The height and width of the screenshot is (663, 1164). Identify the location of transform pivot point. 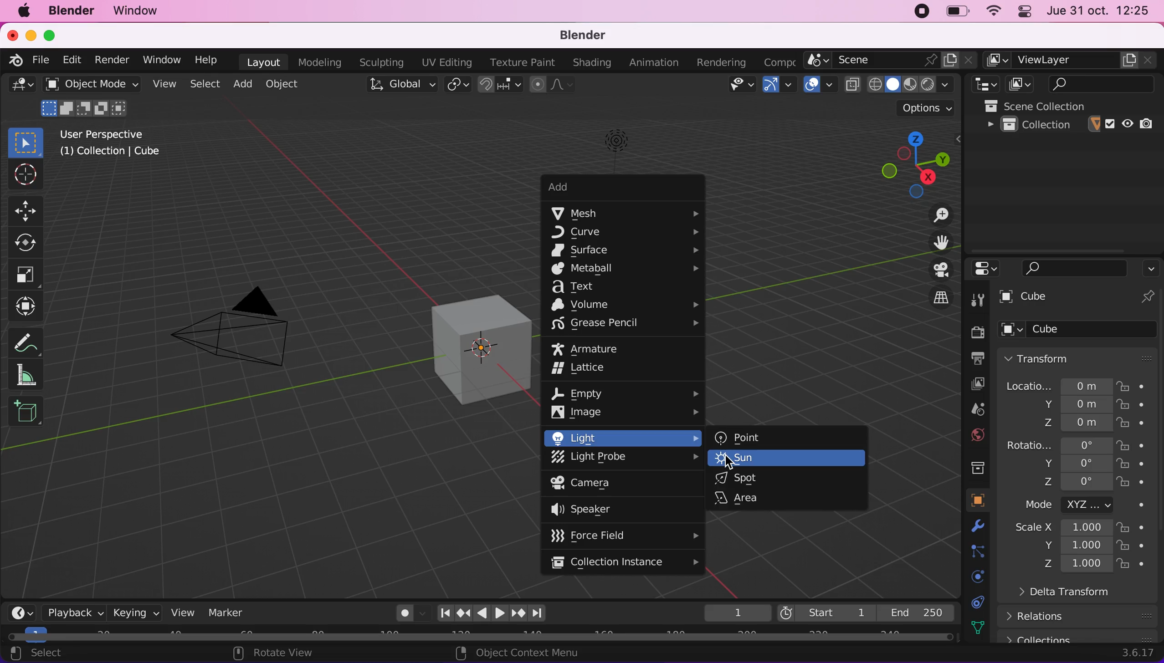
(456, 86).